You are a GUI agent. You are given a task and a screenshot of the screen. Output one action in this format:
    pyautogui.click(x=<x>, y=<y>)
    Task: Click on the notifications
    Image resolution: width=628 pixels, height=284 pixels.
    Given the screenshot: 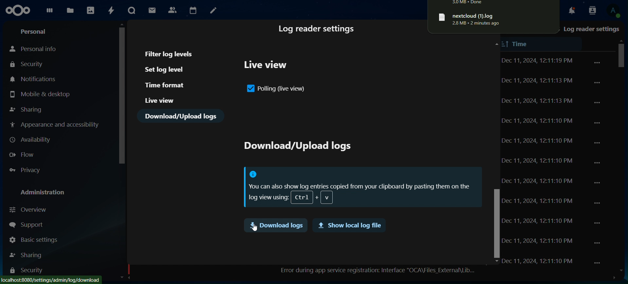 What is the action you would take?
    pyautogui.click(x=34, y=79)
    